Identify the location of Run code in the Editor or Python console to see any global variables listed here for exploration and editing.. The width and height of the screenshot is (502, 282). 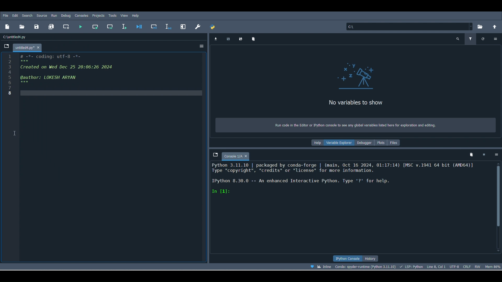
(354, 124).